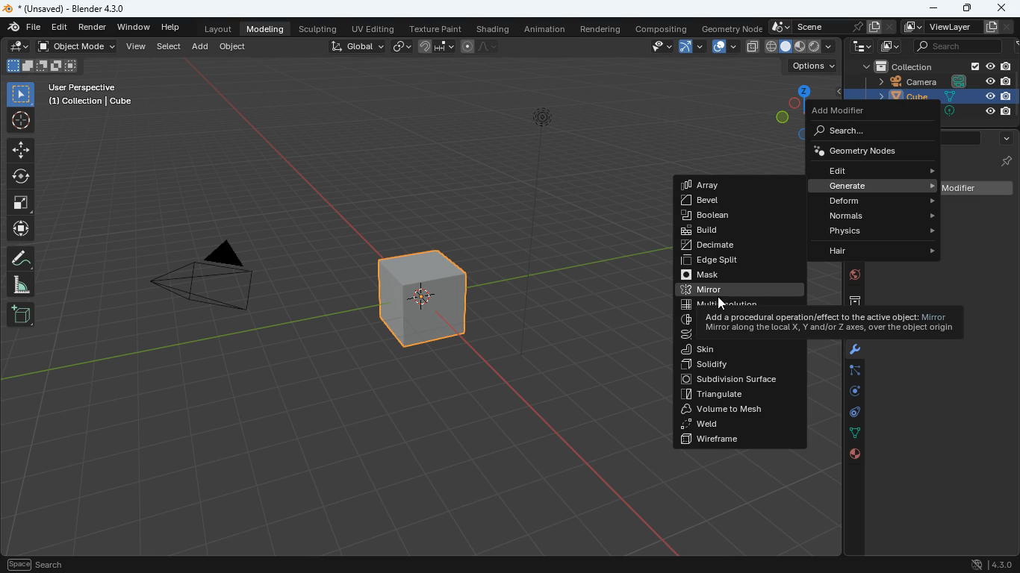  I want to click on rotate, so click(852, 394).